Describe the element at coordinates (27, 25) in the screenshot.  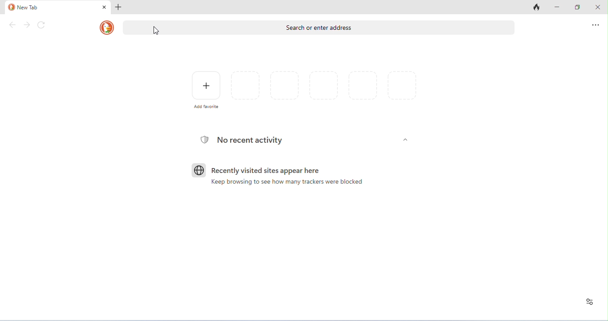
I see `forward` at that location.